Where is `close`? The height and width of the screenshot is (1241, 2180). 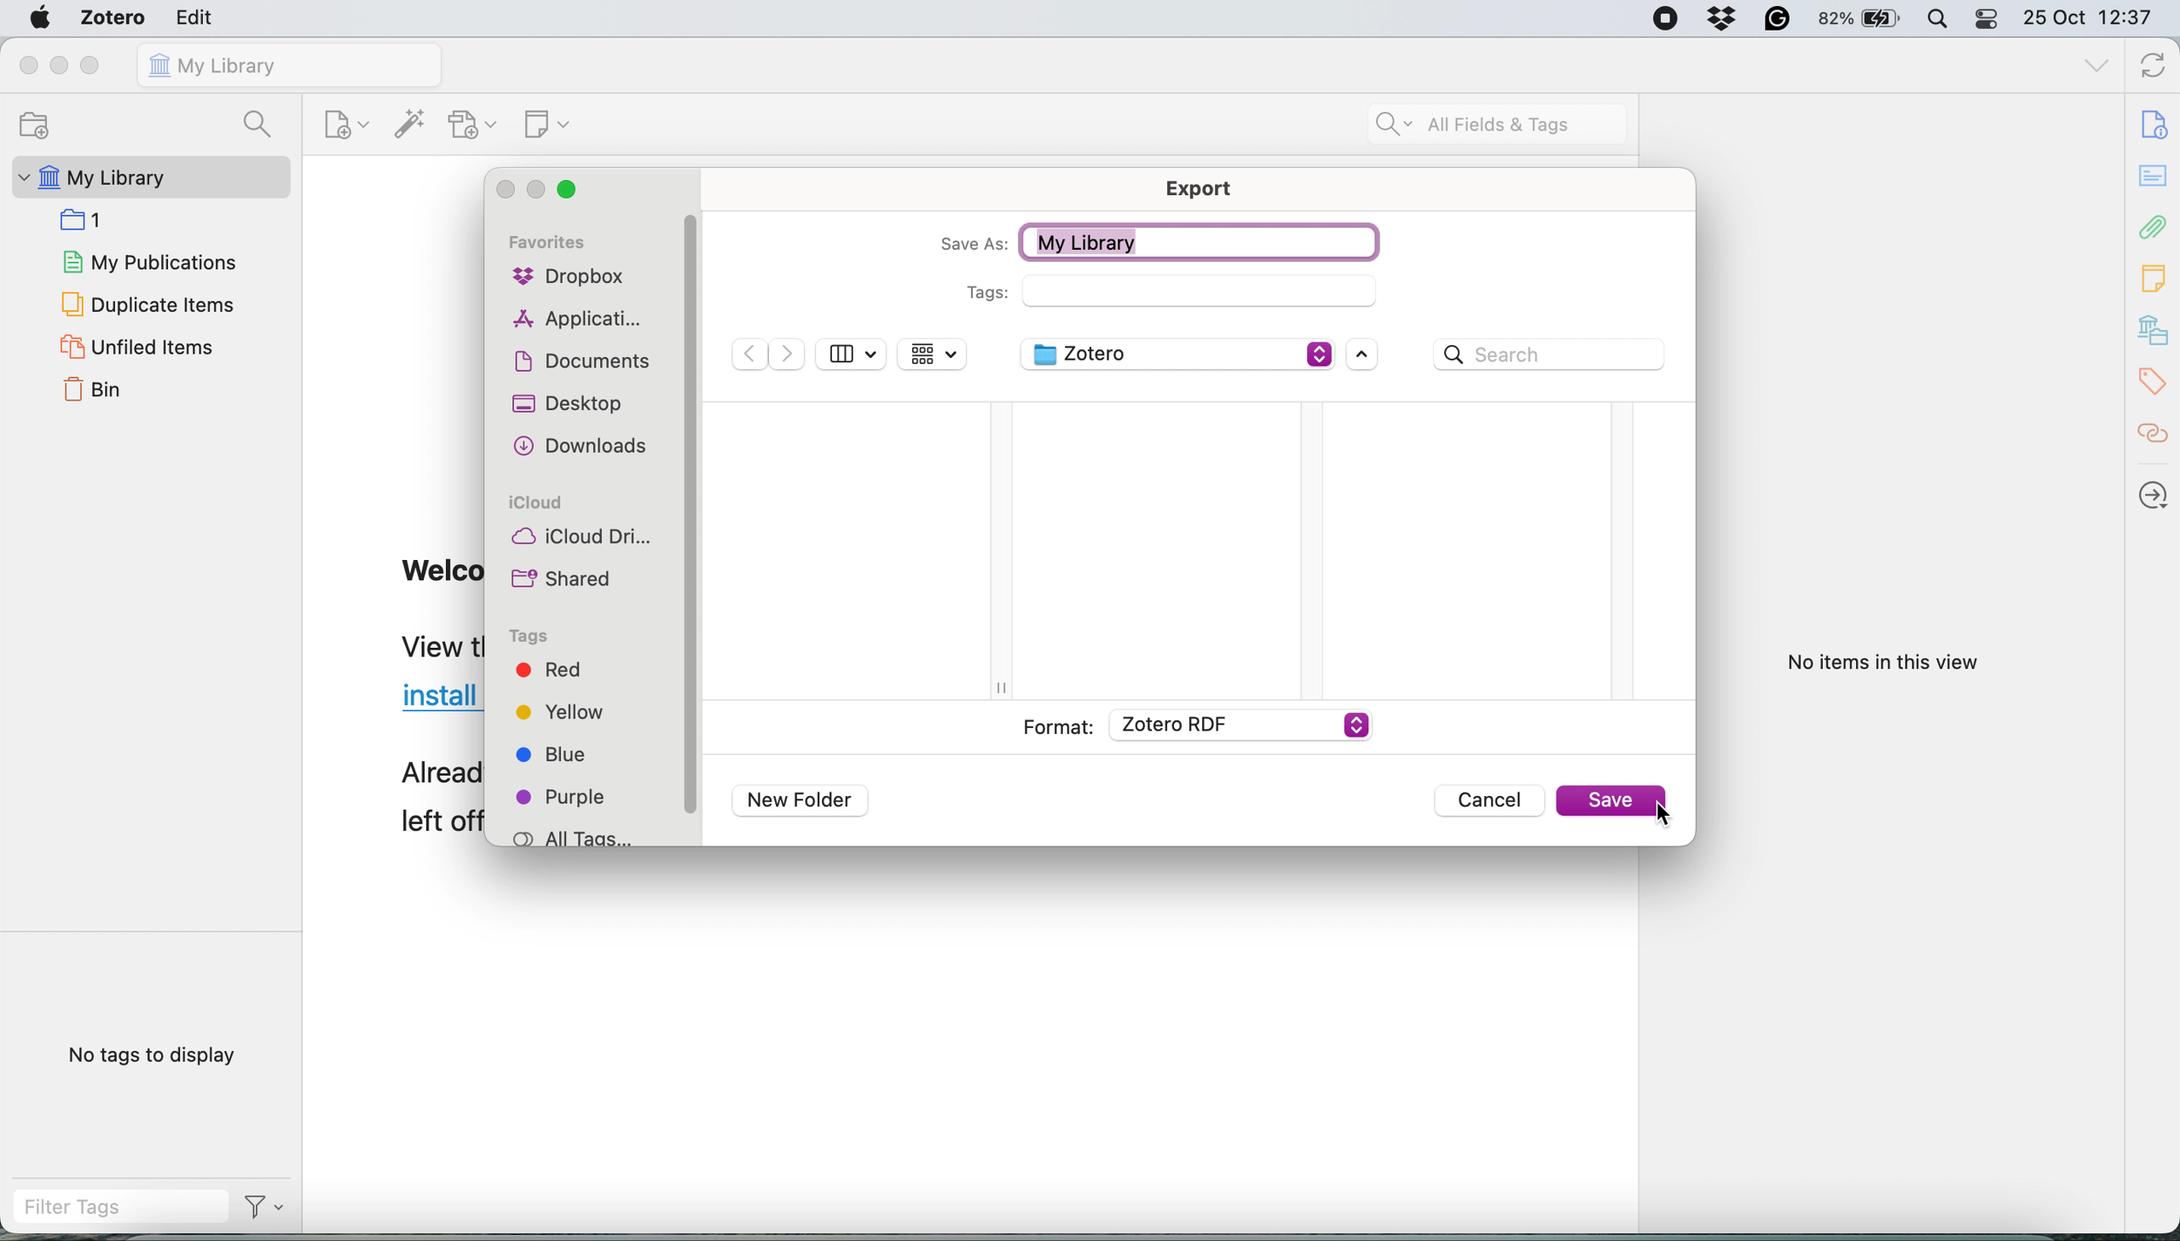
close is located at coordinates (26, 66).